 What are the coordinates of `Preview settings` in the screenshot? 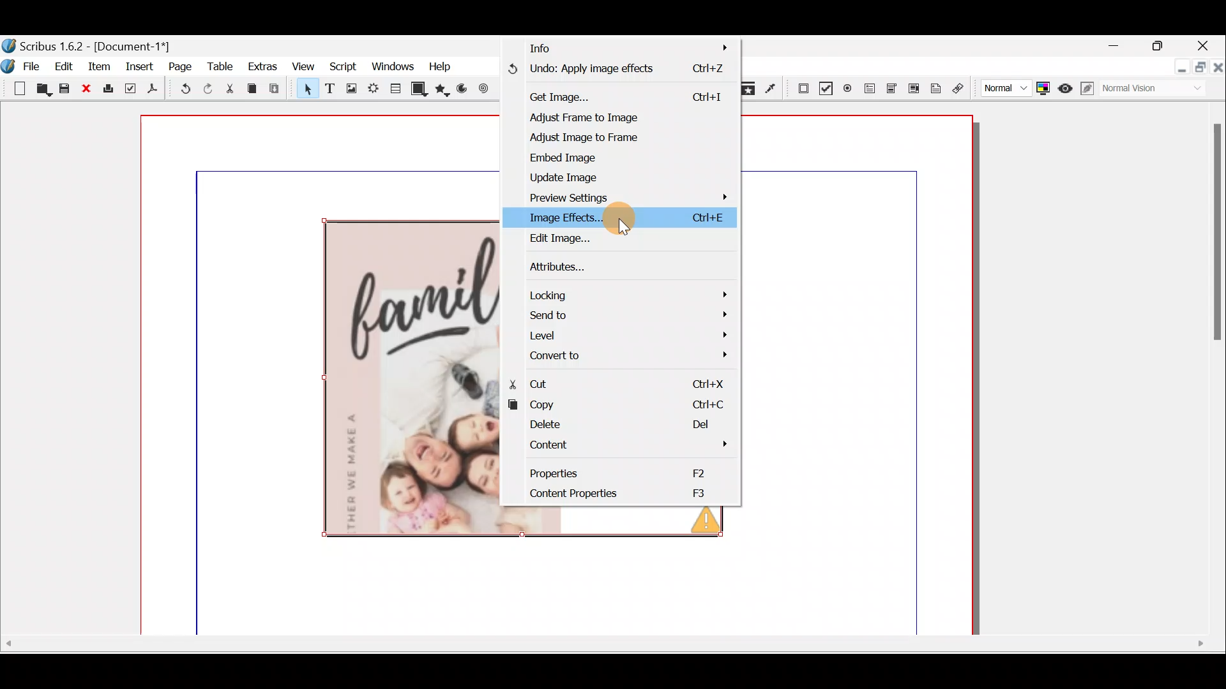 It's located at (579, 196).